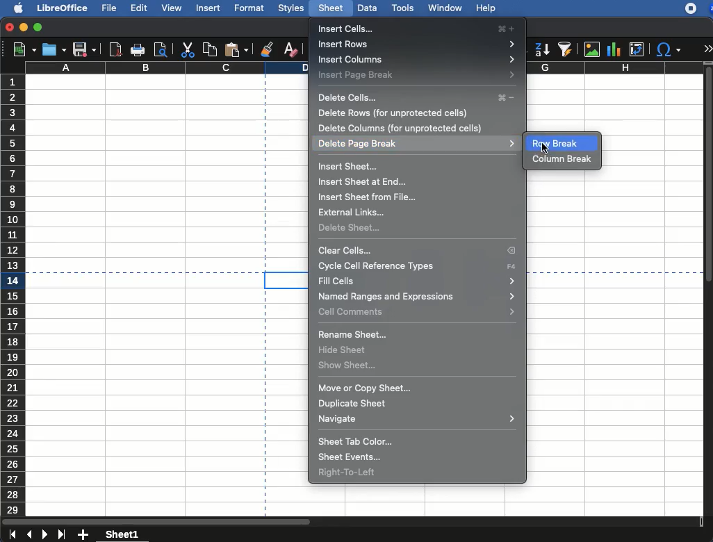  Describe the element at coordinates (265, 170) in the screenshot. I see `page break` at that location.